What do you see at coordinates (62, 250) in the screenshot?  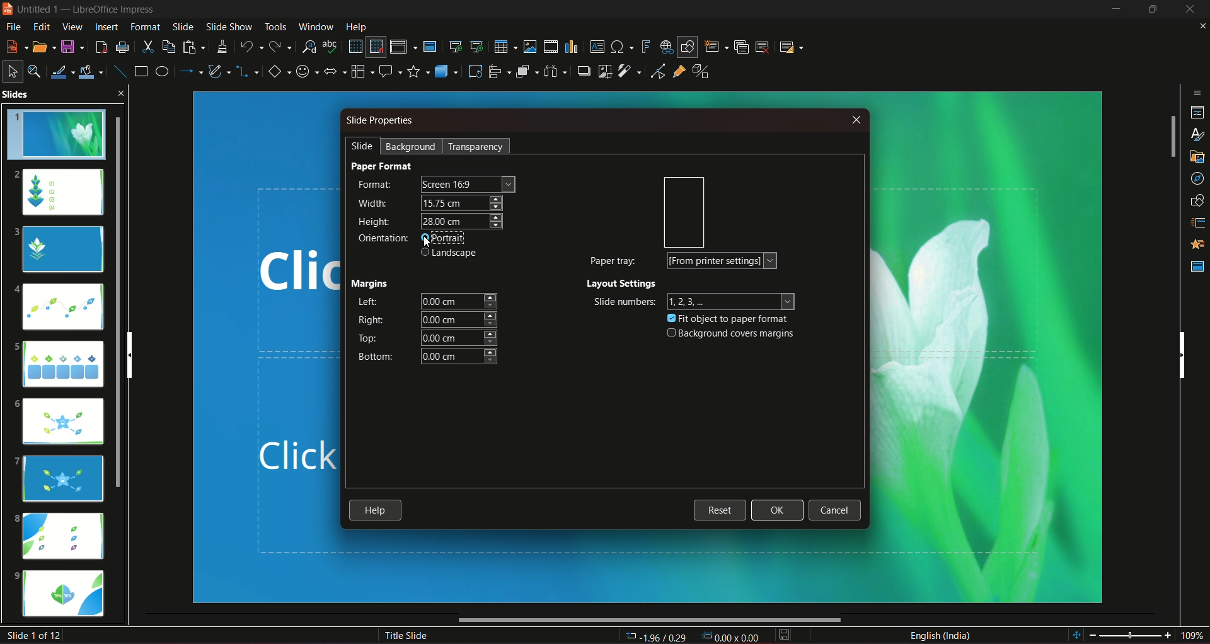 I see `slide 3` at bounding box center [62, 250].